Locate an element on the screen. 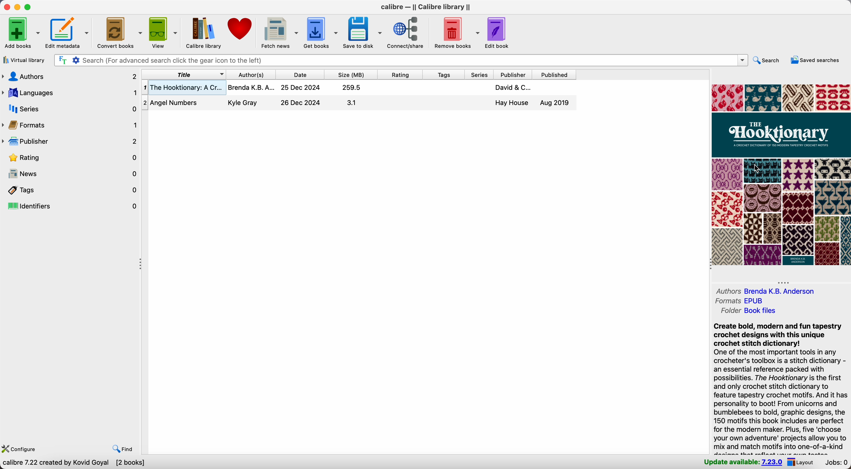 This screenshot has width=851, height=469. rating is located at coordinates (75, 158).